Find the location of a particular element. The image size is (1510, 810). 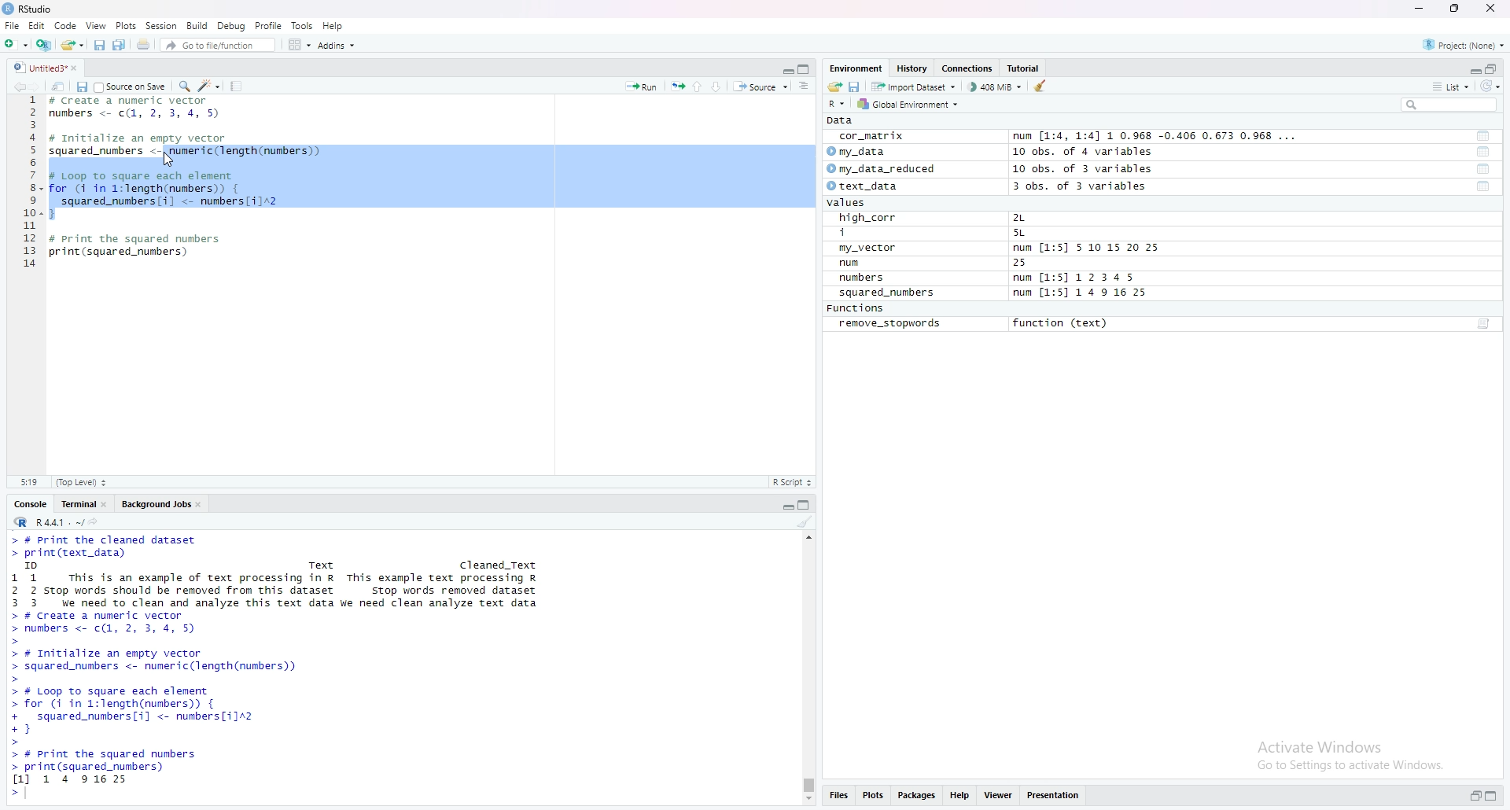

squared_numbers is located at coordinates (888, 295).